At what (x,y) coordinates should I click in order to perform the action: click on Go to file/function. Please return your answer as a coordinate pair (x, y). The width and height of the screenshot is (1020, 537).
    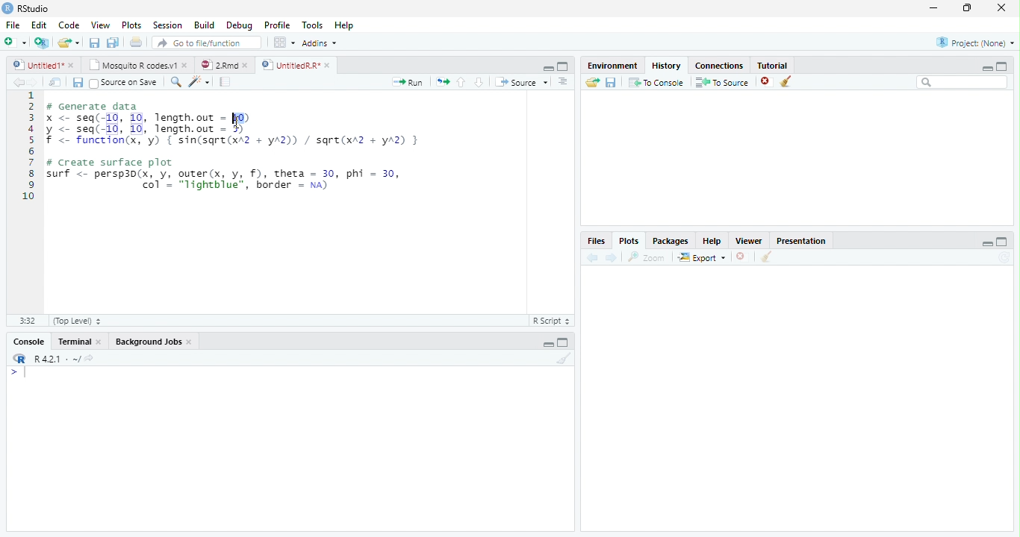
    Looking at the image, I should click on (207, 42).